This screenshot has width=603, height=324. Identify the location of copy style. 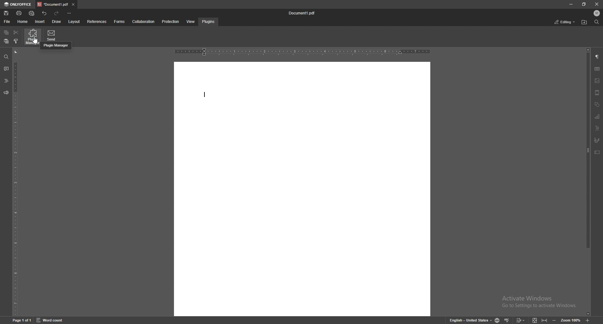
(17, 41).